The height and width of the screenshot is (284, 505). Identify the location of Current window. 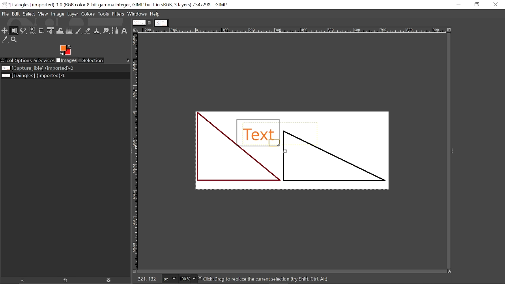
(116, 5).